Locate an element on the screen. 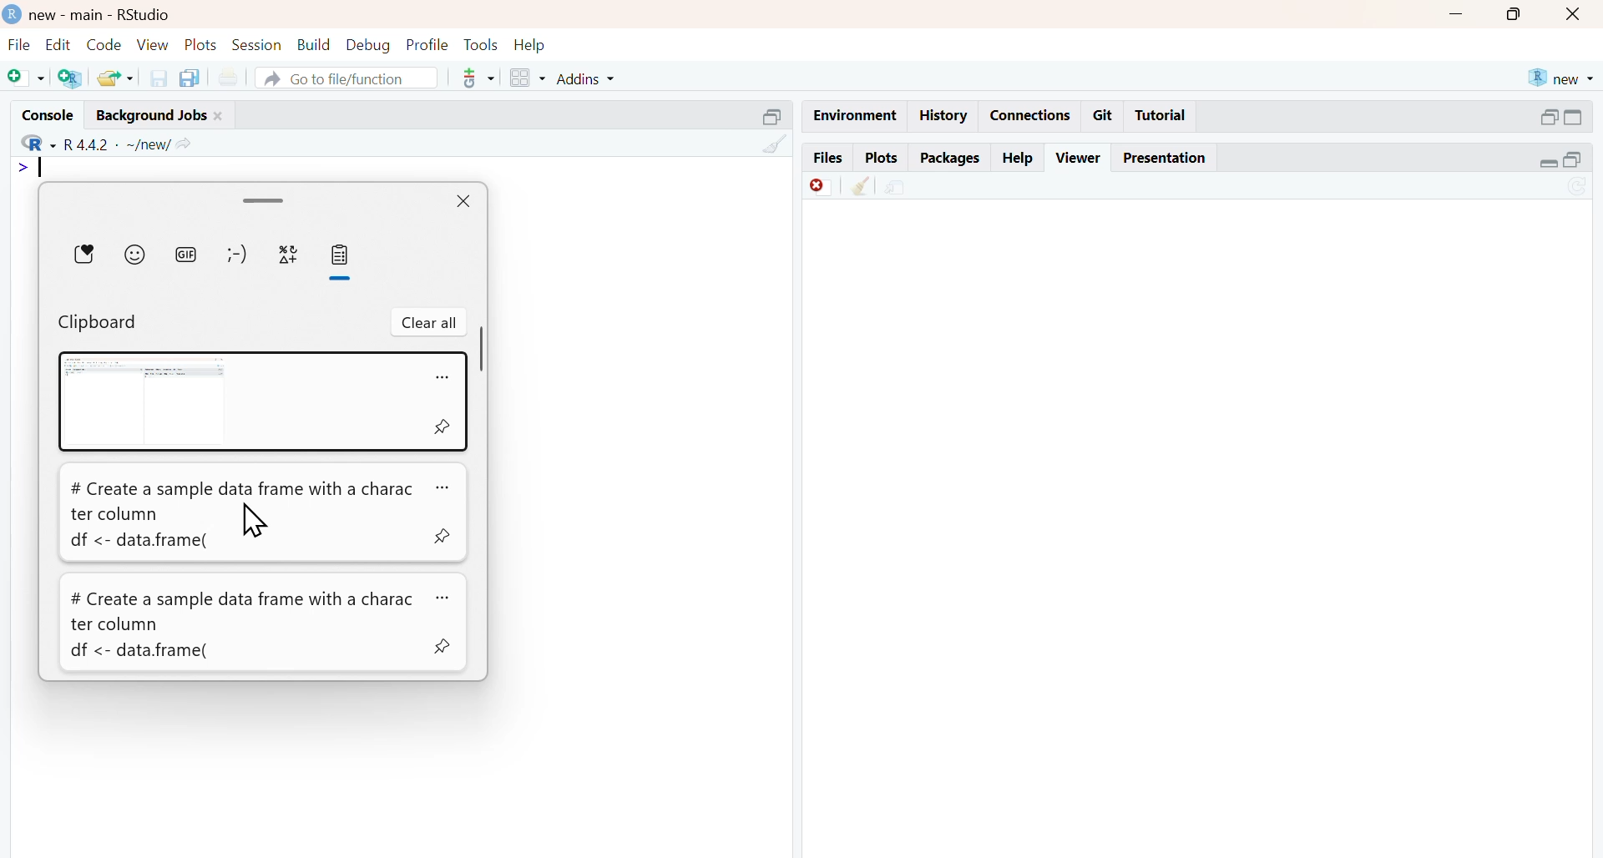 The height and width of the screenshot is (858, 1603). share is located at coordinates (896, 188).